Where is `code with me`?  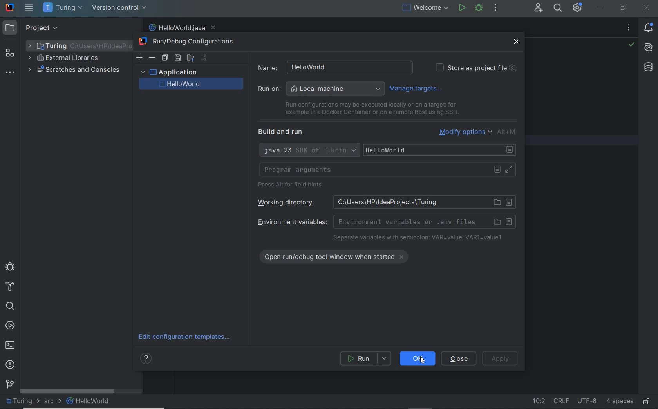
code with me is located at coordinates (539, 9).